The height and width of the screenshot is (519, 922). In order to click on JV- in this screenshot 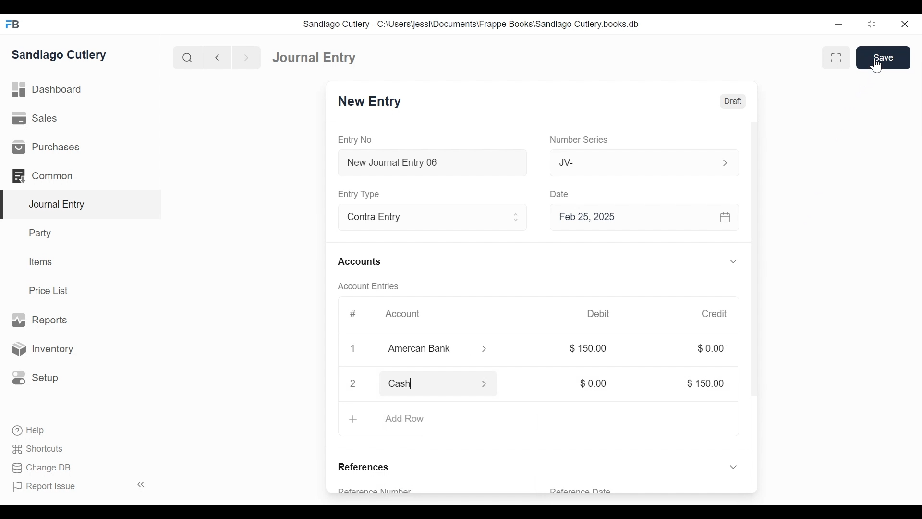, I will do `click(633, 161)`.